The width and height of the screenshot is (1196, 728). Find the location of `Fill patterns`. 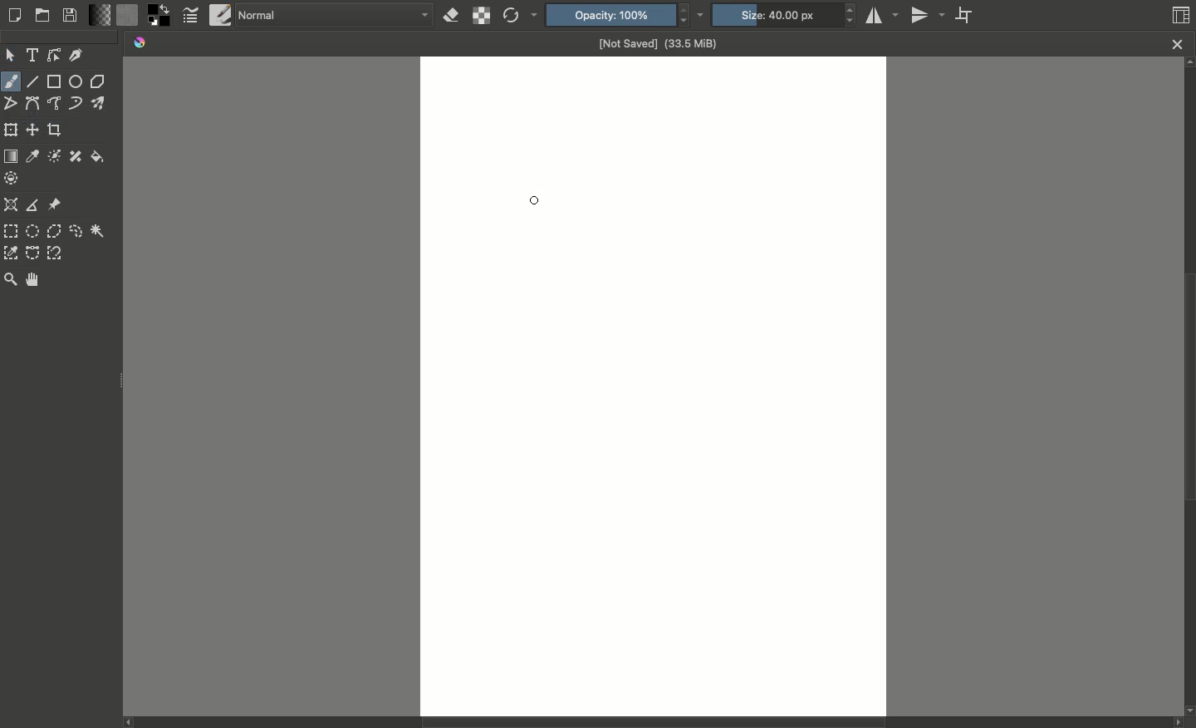

Fill patterns is located at coordinates (128, 16).